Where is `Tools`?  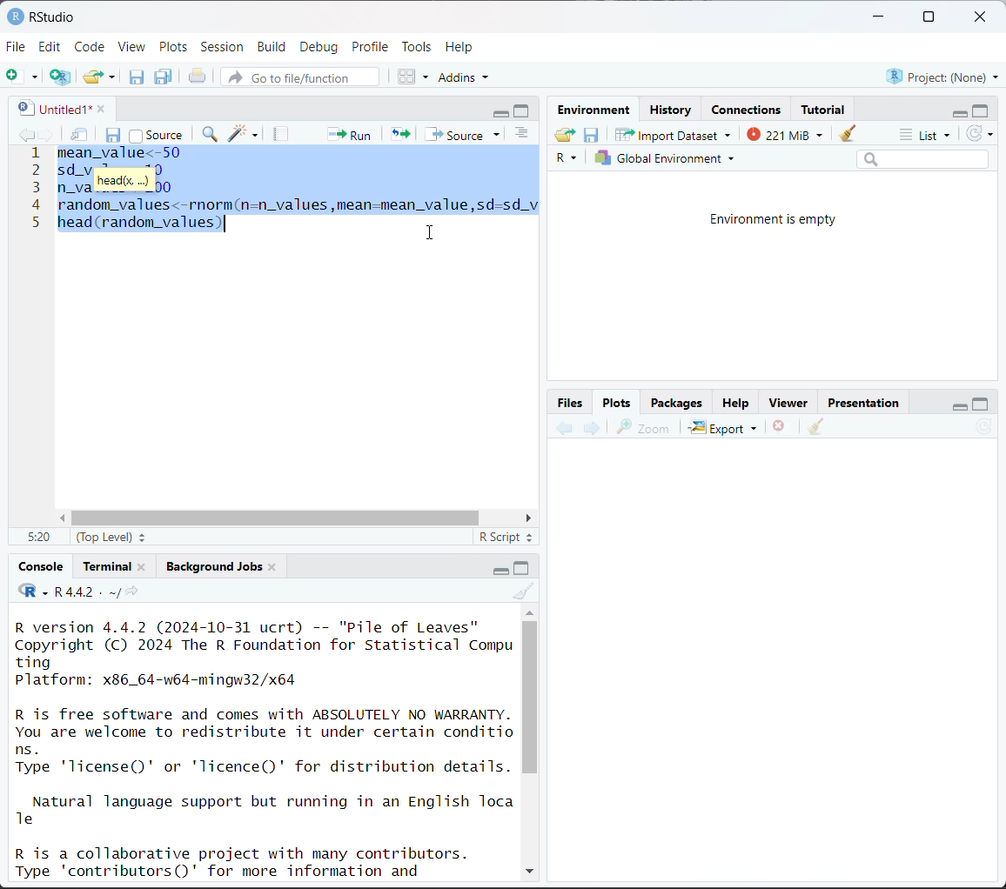
Tools is located at coordinates (417, 45).